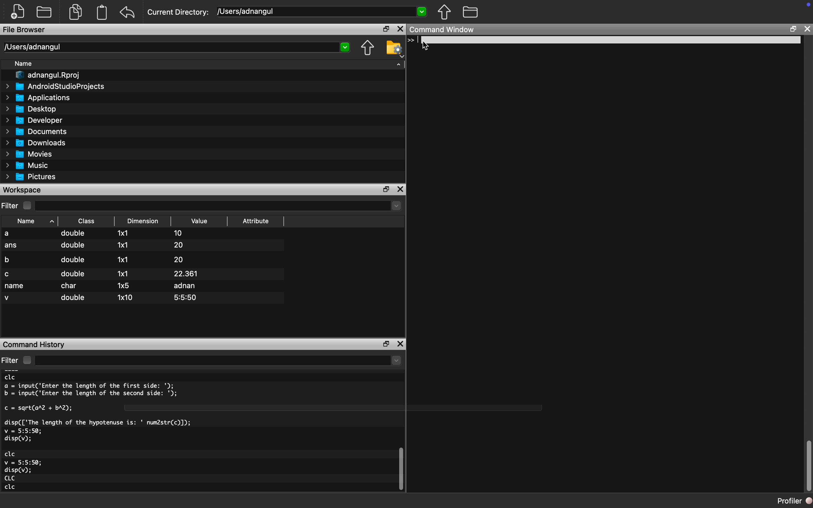 The width and height of the screenshot is (813, 508). I want to click on Profiler, so click(789, 499).